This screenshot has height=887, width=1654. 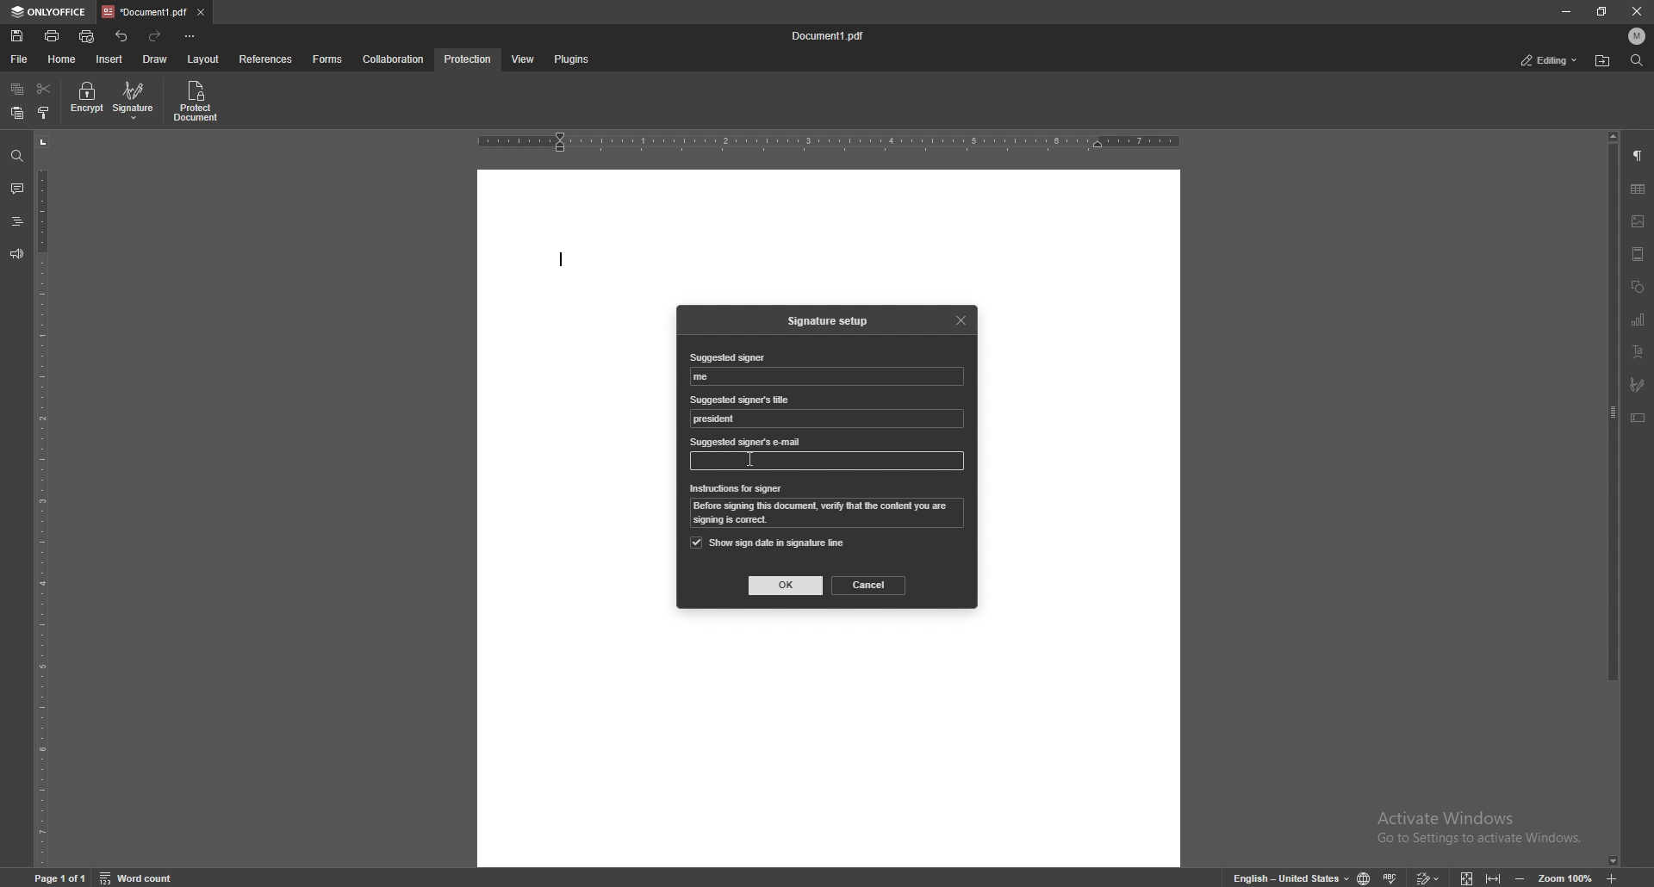 I want to click on close tab, so click(x=202, y=11).